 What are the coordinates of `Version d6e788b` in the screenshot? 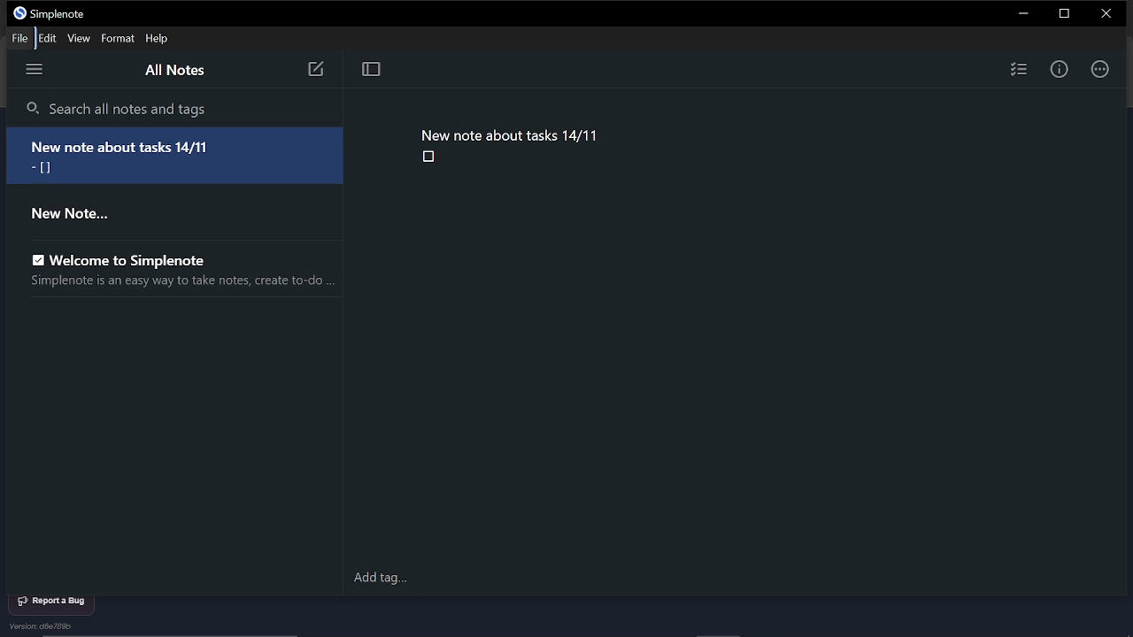 It's located at (45, 626).